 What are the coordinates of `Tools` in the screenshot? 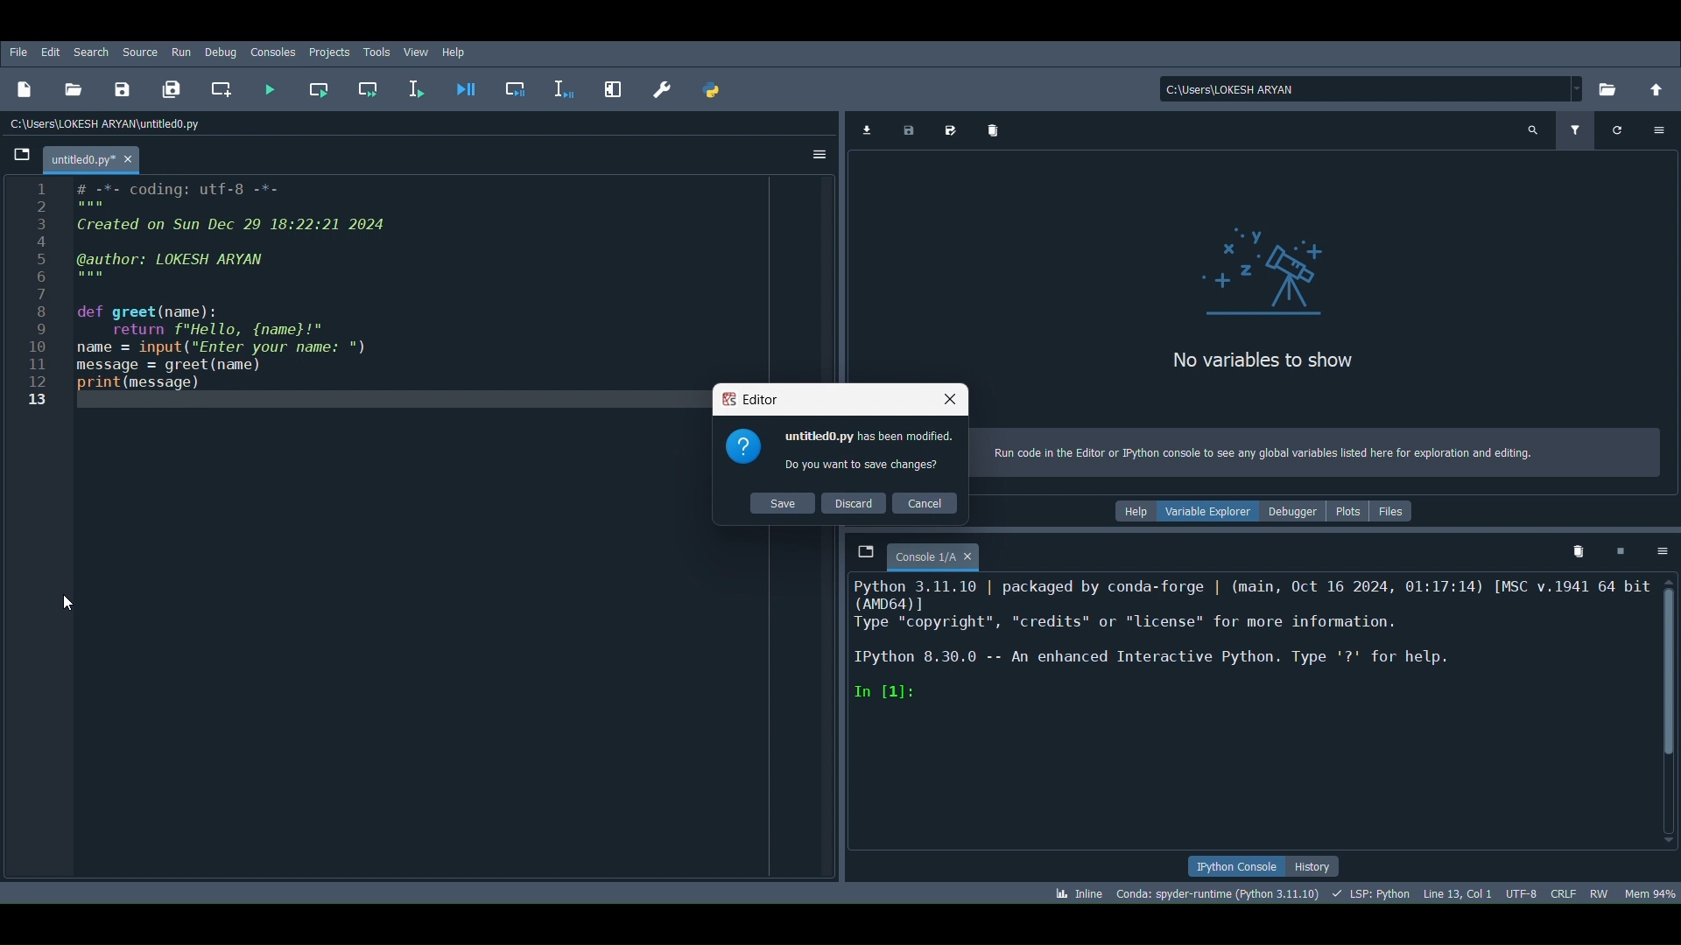 It's located at (377, 49).